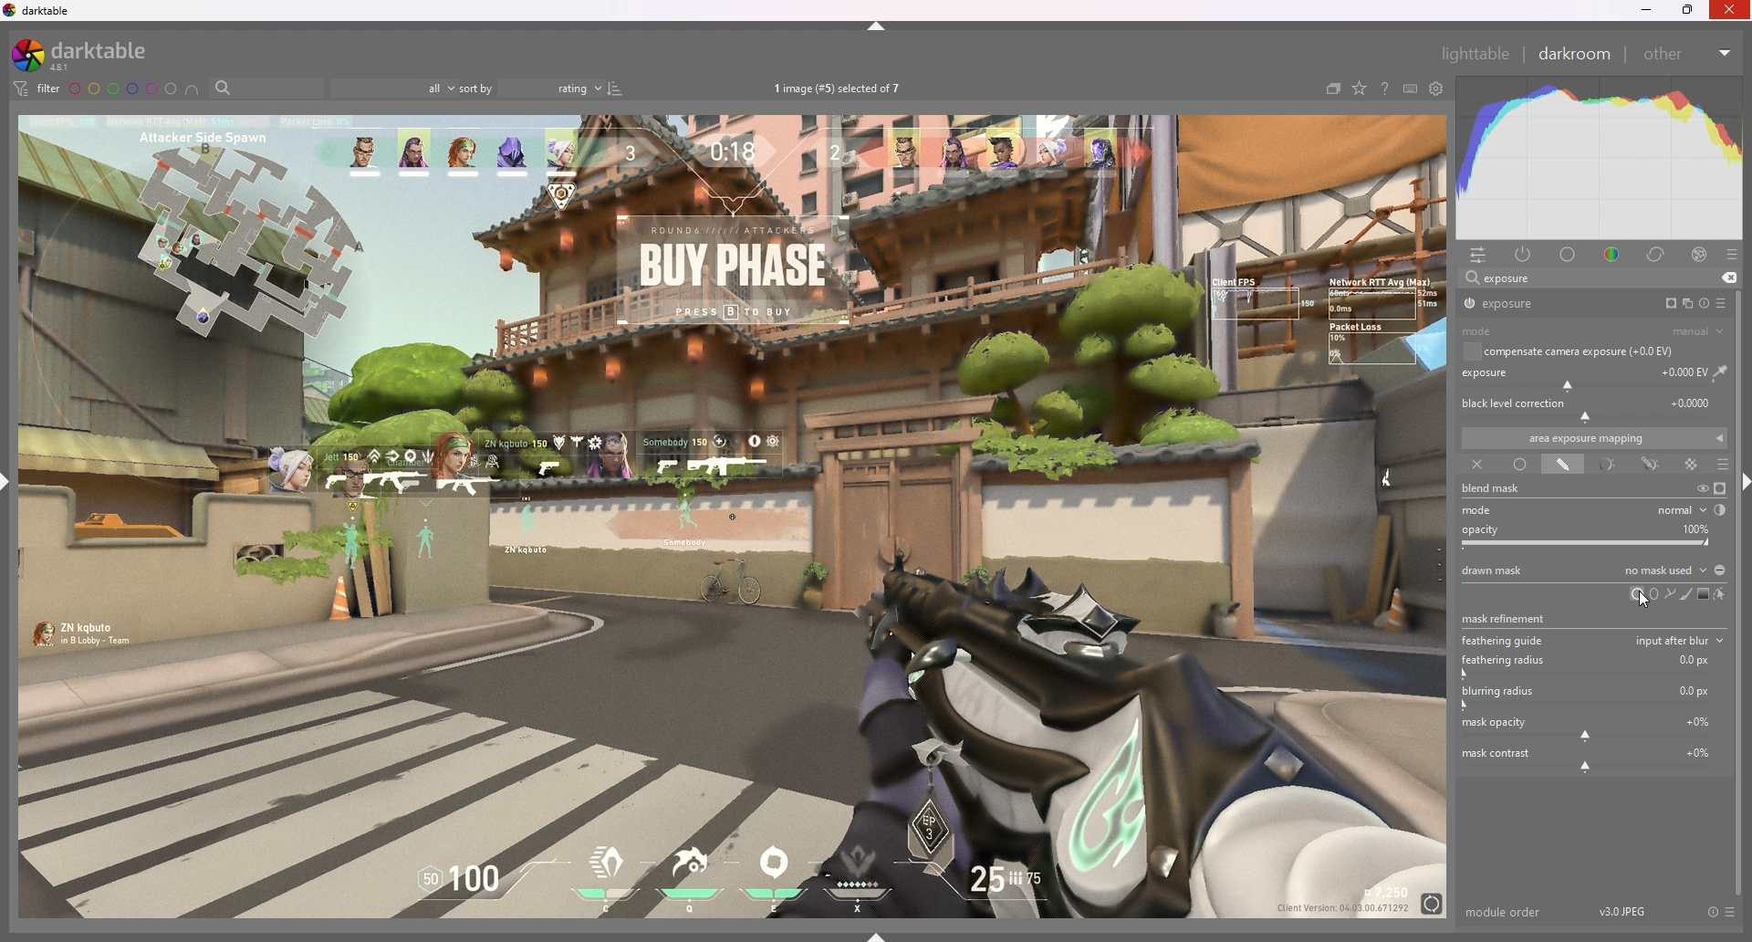 This screenshot has height=942, width=1752. What do you see at coordinates (1475, 466) in the screenshot?
I see `off` at bounding box center [1475, 466].